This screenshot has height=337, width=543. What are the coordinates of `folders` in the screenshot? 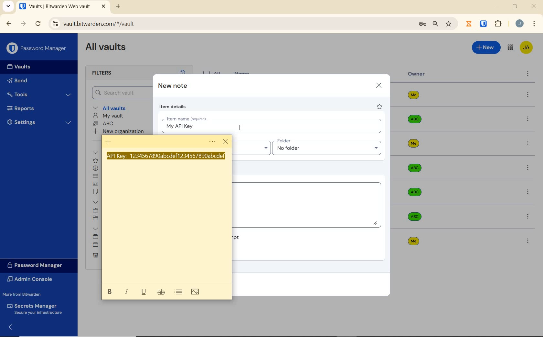 It's located at (96, 202).